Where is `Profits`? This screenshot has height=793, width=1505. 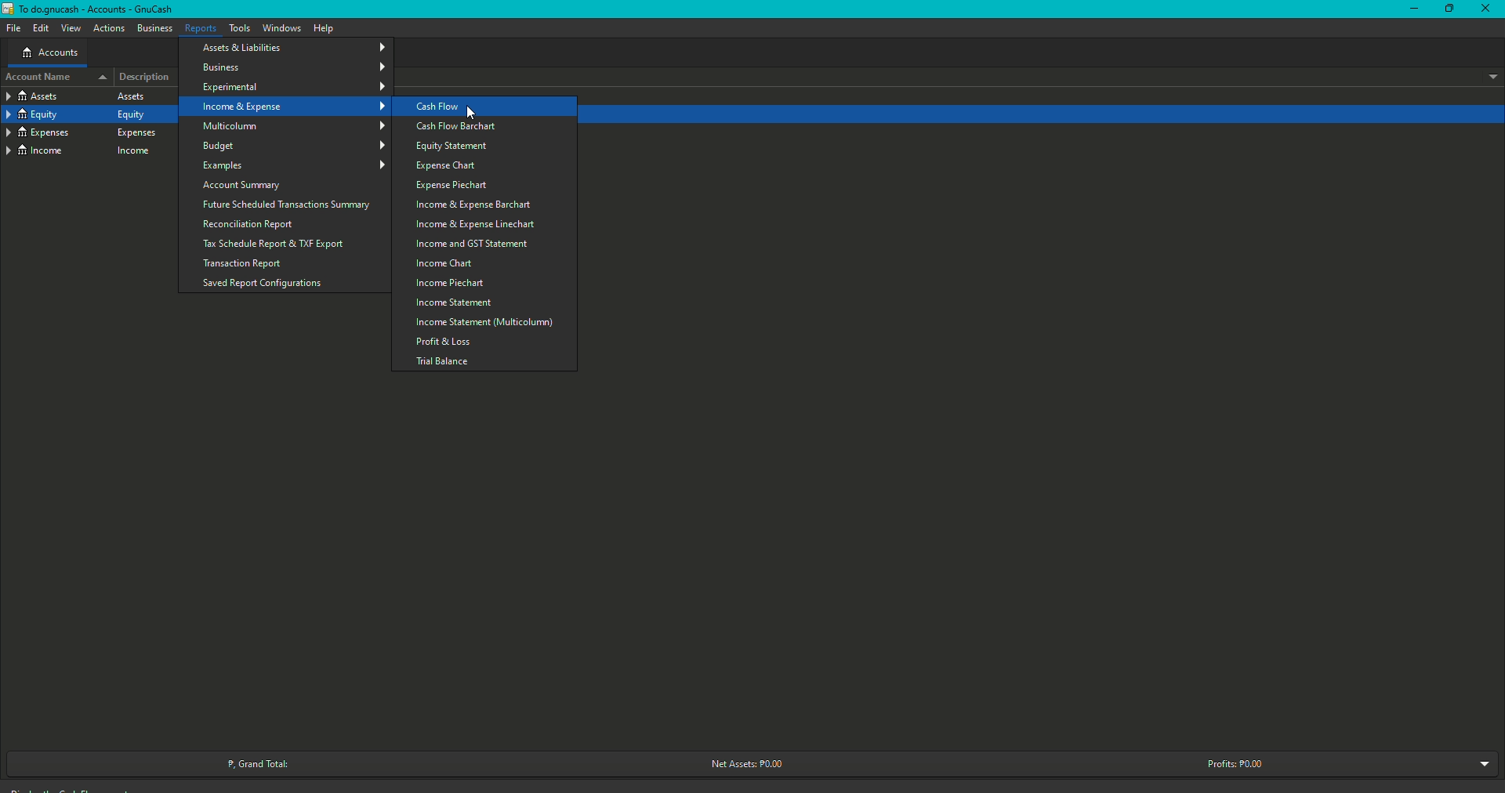 Profits is located at coordinates (1239, 764).